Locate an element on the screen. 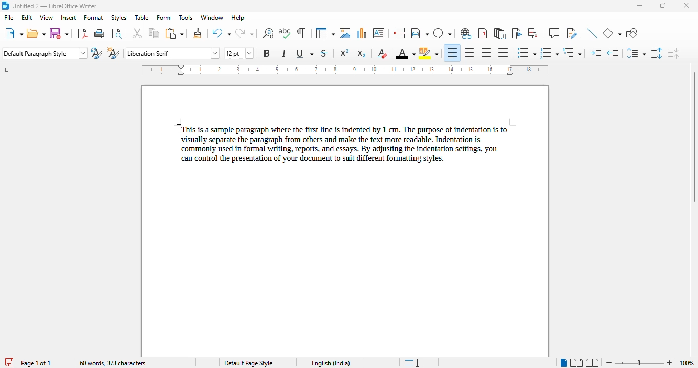  open is located at coordinates (36, 33).